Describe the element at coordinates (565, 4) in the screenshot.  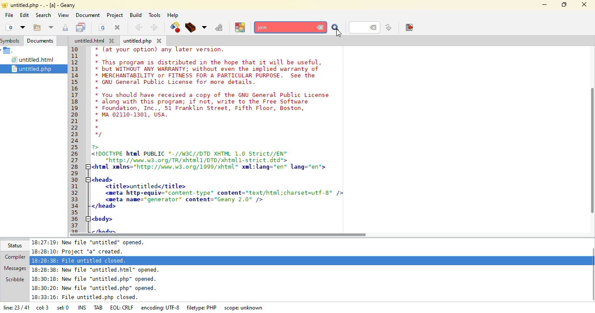
I see `maximize` at that location.